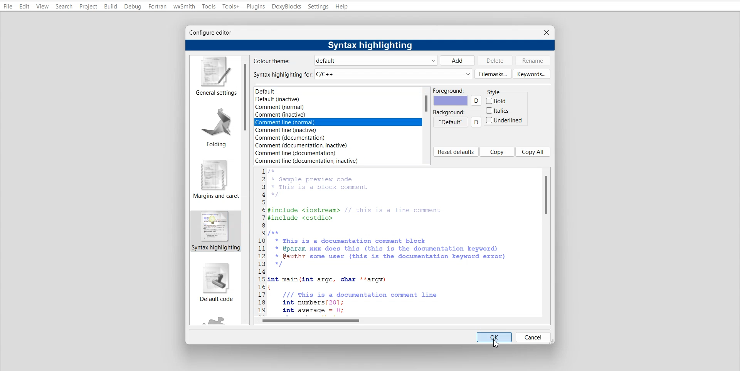 The image size is (740, 371). Describe the element at coordinates (533, 74) in the screenshot. I see `Keywords` at that location.